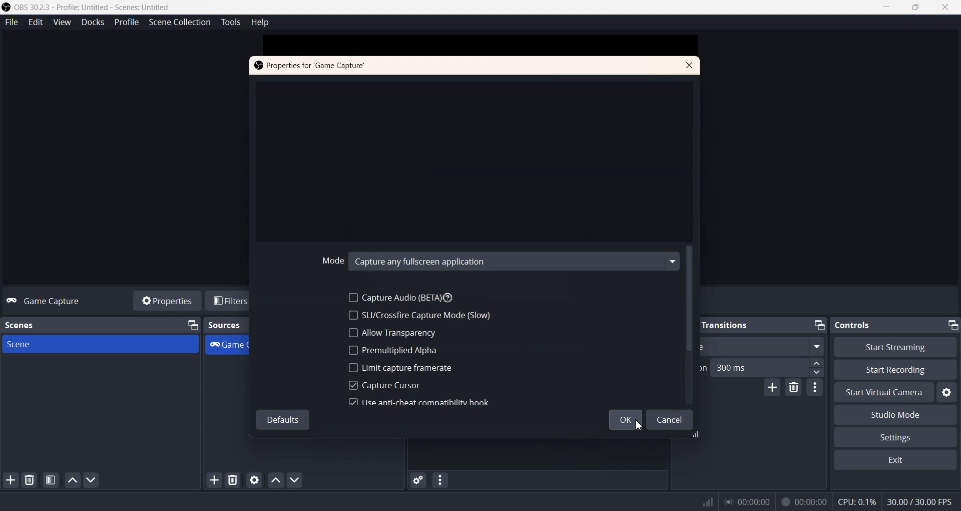 The height and width of the screenshot is (511, 961). What do you see at coordinates (669, 418) in the screenshot?
I see `Cancel` at bounding box center [669, 418].